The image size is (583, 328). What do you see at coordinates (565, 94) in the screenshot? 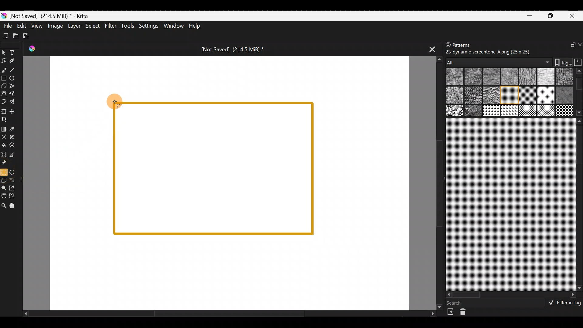
I see `13 drawed_swirl.png` at bounding box center [565, 94].